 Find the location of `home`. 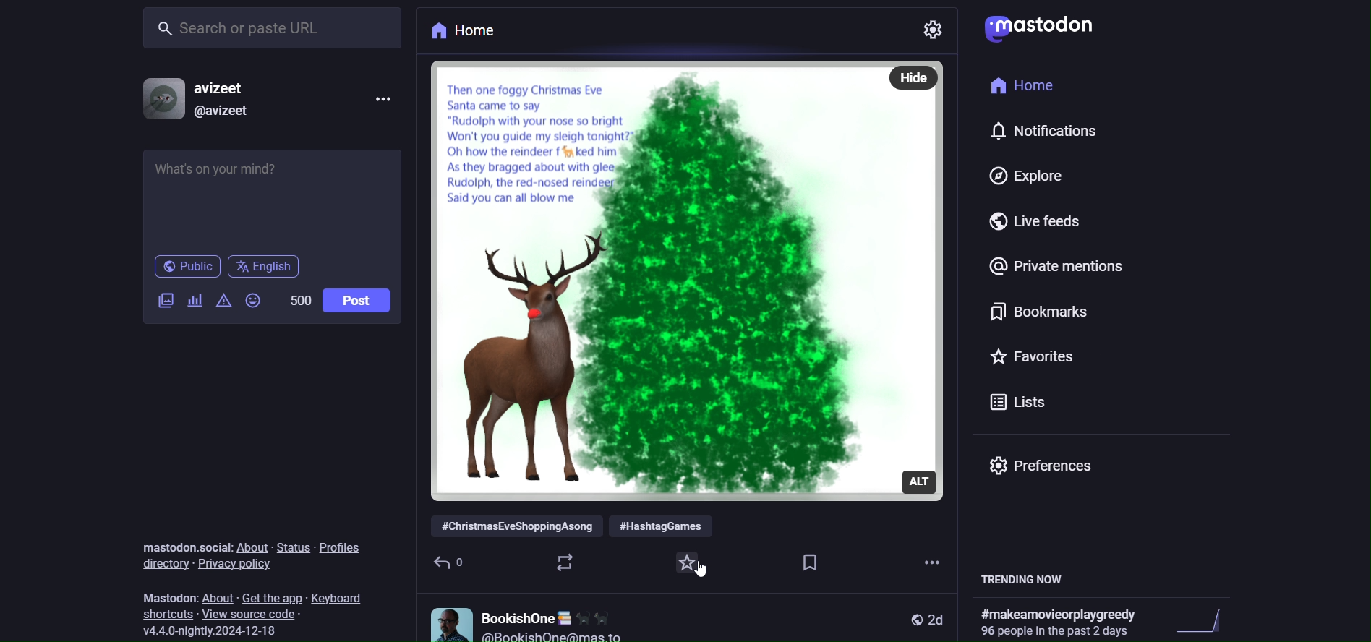

home is located at coordinates (462, 33).